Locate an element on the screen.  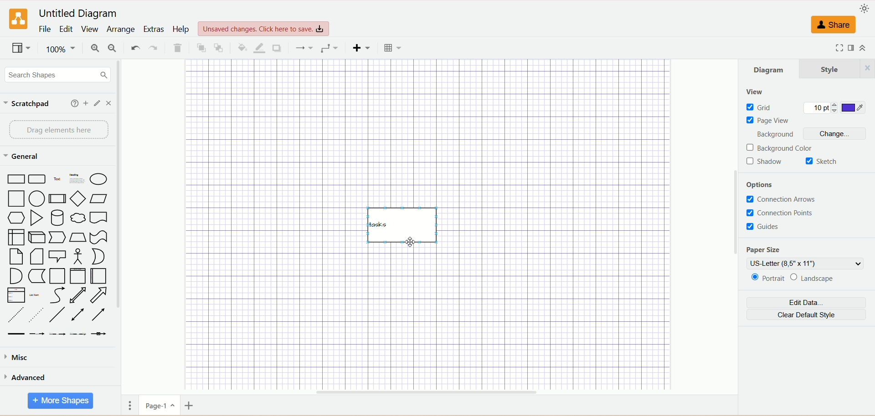
background is located at coordinates (775, 134).